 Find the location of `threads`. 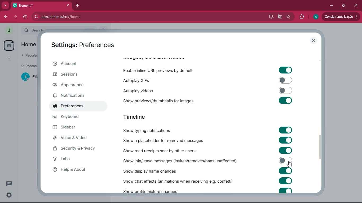

threads is located at coordinates (9, 183).